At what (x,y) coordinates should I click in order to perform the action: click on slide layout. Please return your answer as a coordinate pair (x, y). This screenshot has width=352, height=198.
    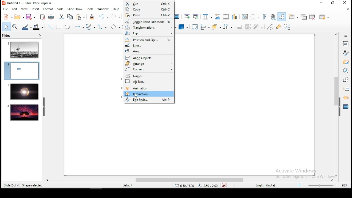
    Looking at the image, I should click on (323, 17).